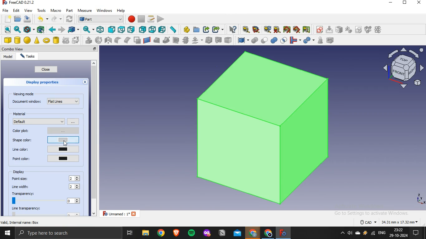  I want to click on scrollbar, so click(94, 139).